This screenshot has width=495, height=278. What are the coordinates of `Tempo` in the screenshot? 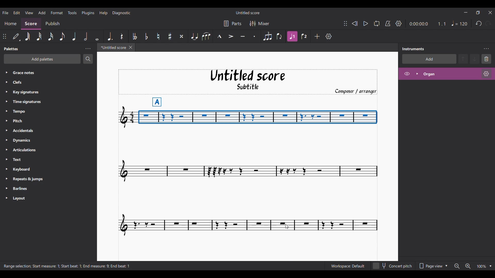 It's located at (29, 112).